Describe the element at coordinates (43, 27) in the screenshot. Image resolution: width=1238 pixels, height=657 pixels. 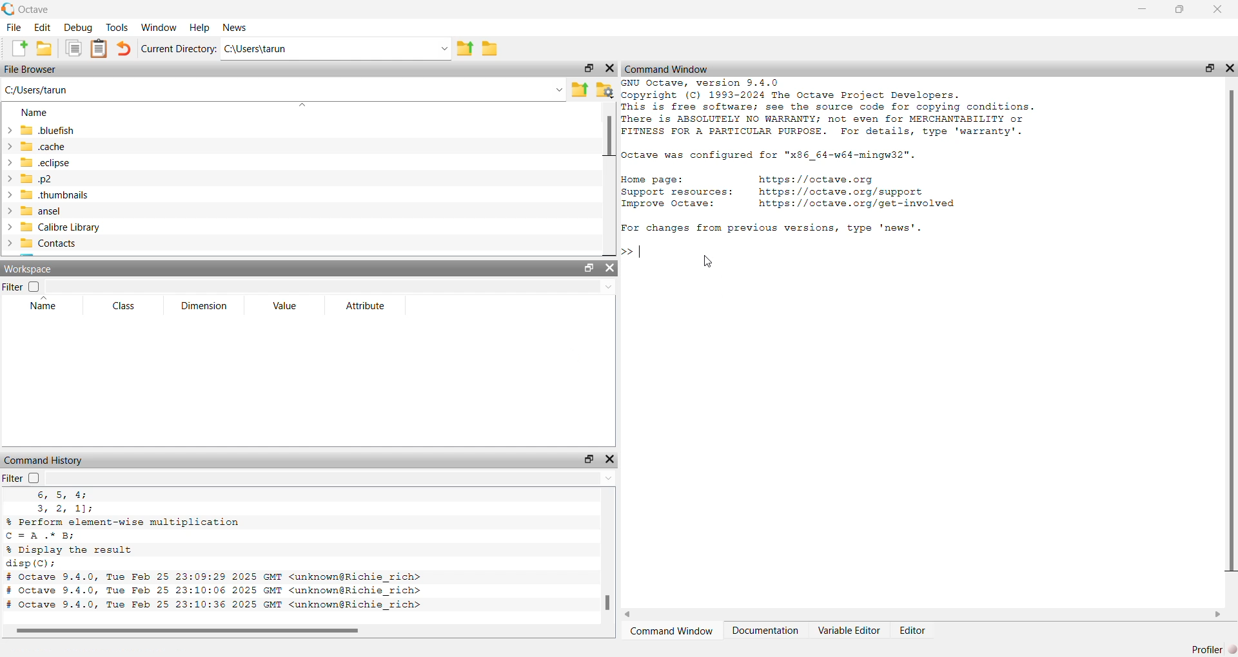
I see `Edit` at that location.